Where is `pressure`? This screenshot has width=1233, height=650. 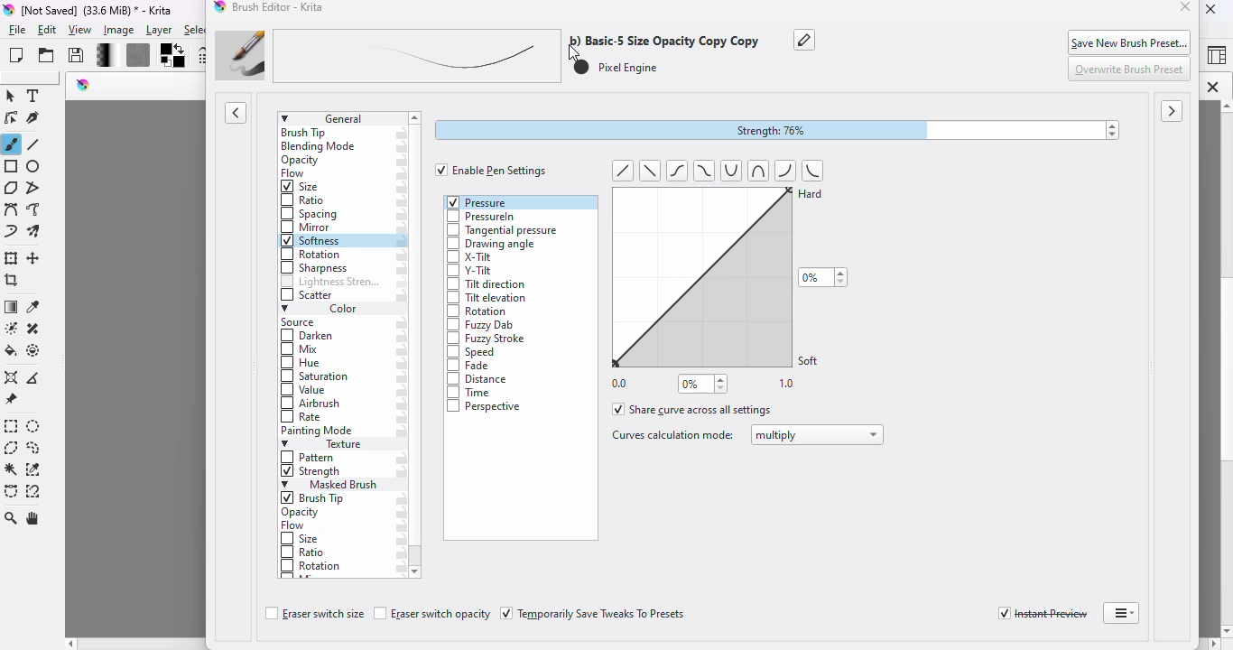
pressure is located at coordinates (478, 201).